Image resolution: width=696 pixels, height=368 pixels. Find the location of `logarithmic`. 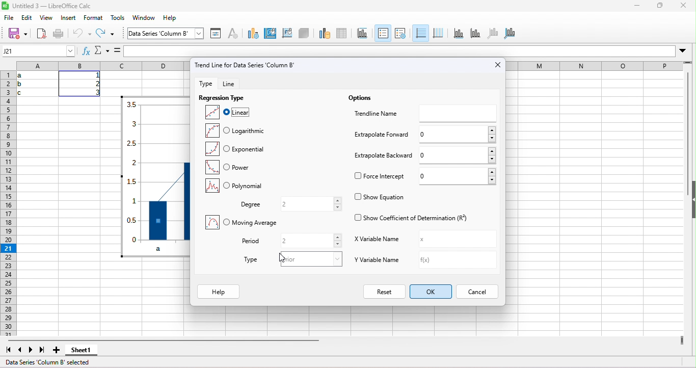

logarithmic is located at coordinates (235, 130).